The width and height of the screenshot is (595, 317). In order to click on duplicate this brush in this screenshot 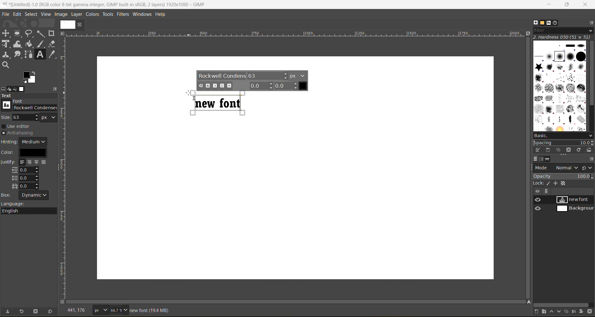, I will do `click(559, 150)`.